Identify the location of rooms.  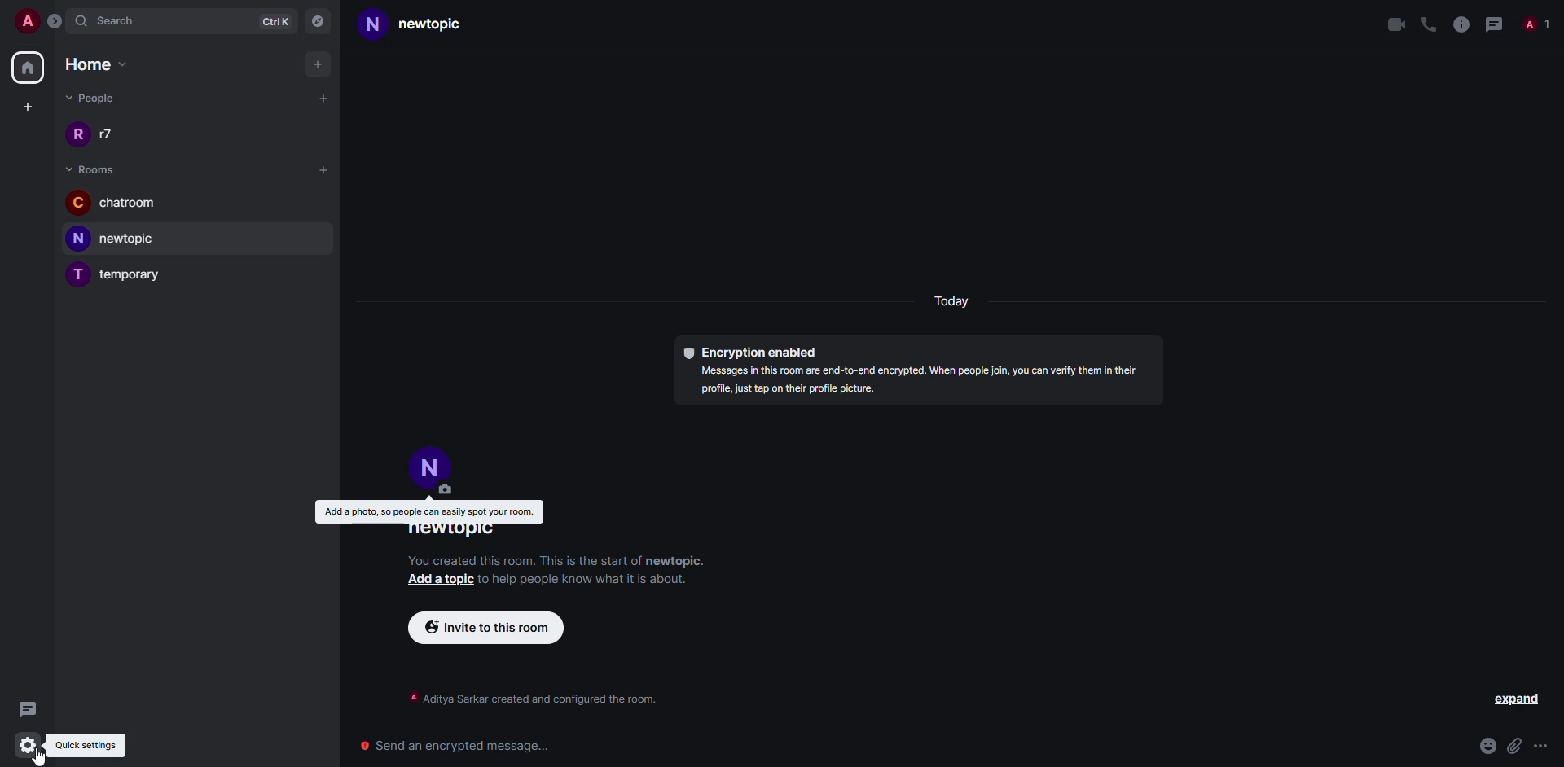
(103, 170).